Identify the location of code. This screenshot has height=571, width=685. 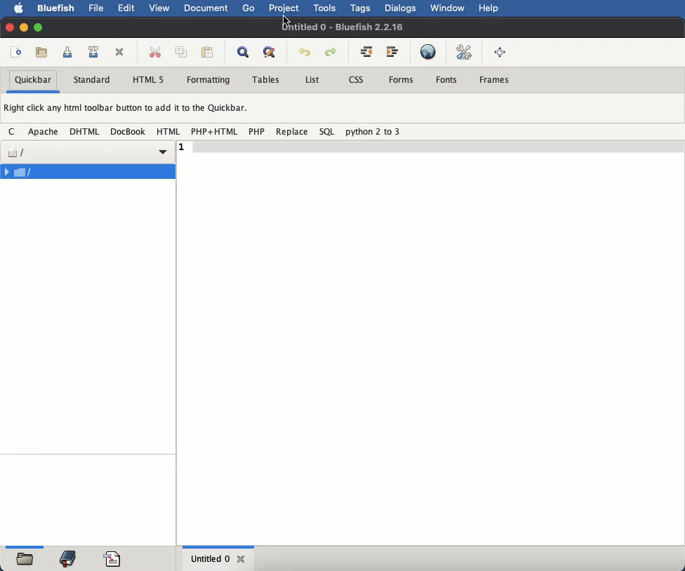
(114, 557).